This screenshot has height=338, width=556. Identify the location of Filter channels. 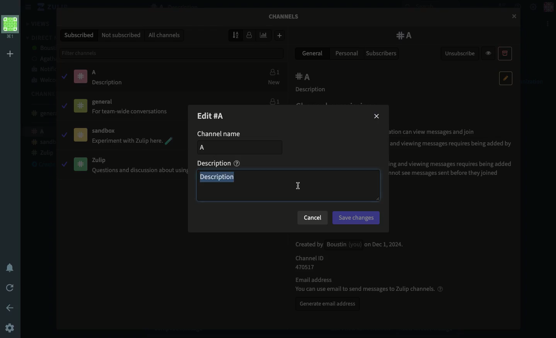
(173, 53).